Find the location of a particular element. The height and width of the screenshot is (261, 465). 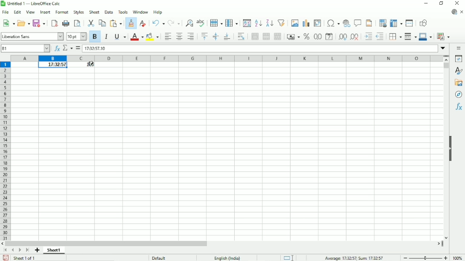

Decrease indent is located at coordinates (379, 36).